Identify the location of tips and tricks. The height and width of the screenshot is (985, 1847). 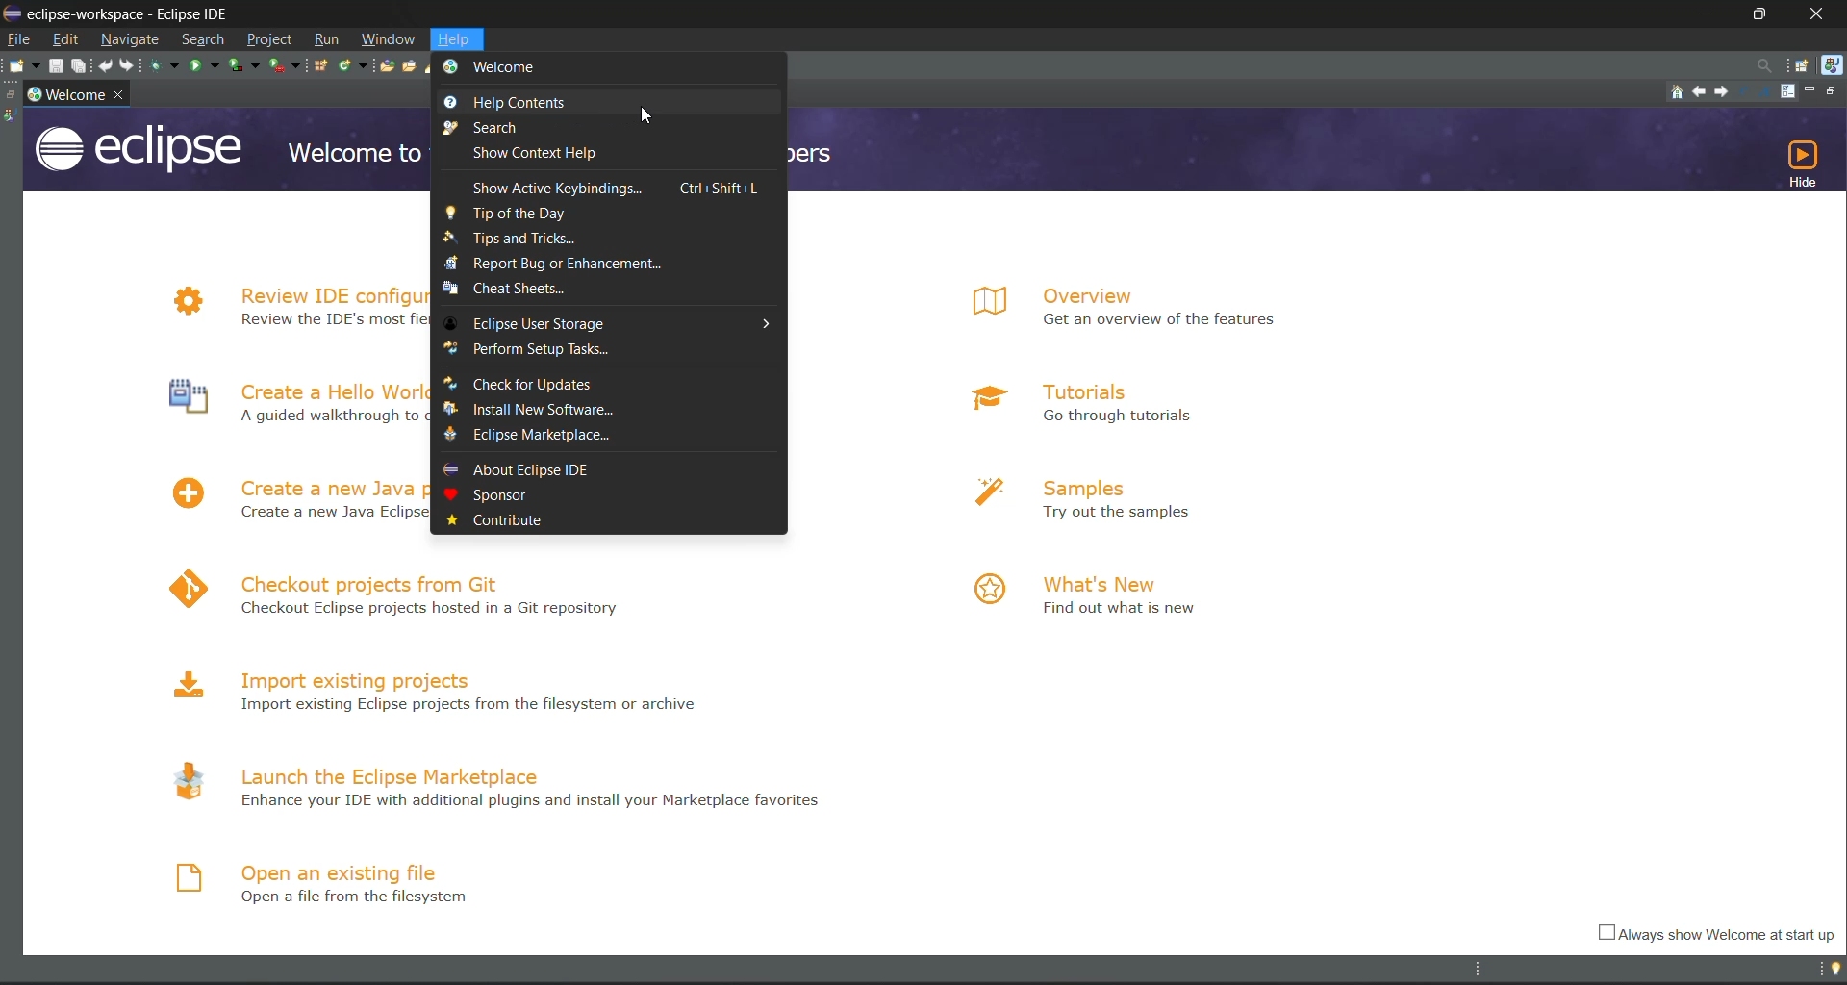
(534, 239).